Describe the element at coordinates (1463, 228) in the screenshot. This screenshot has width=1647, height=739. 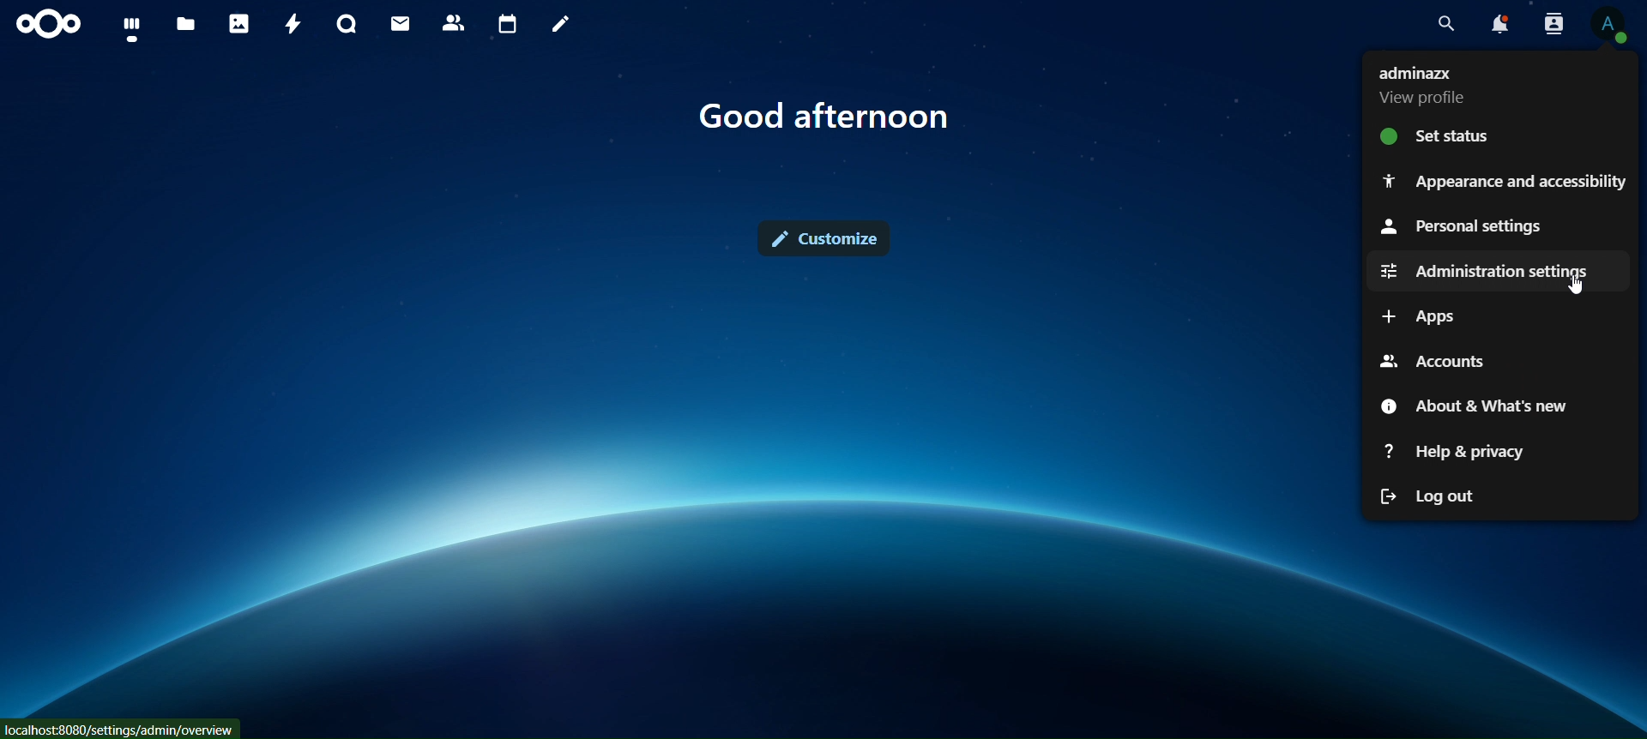
I see `personal settings` at that location.